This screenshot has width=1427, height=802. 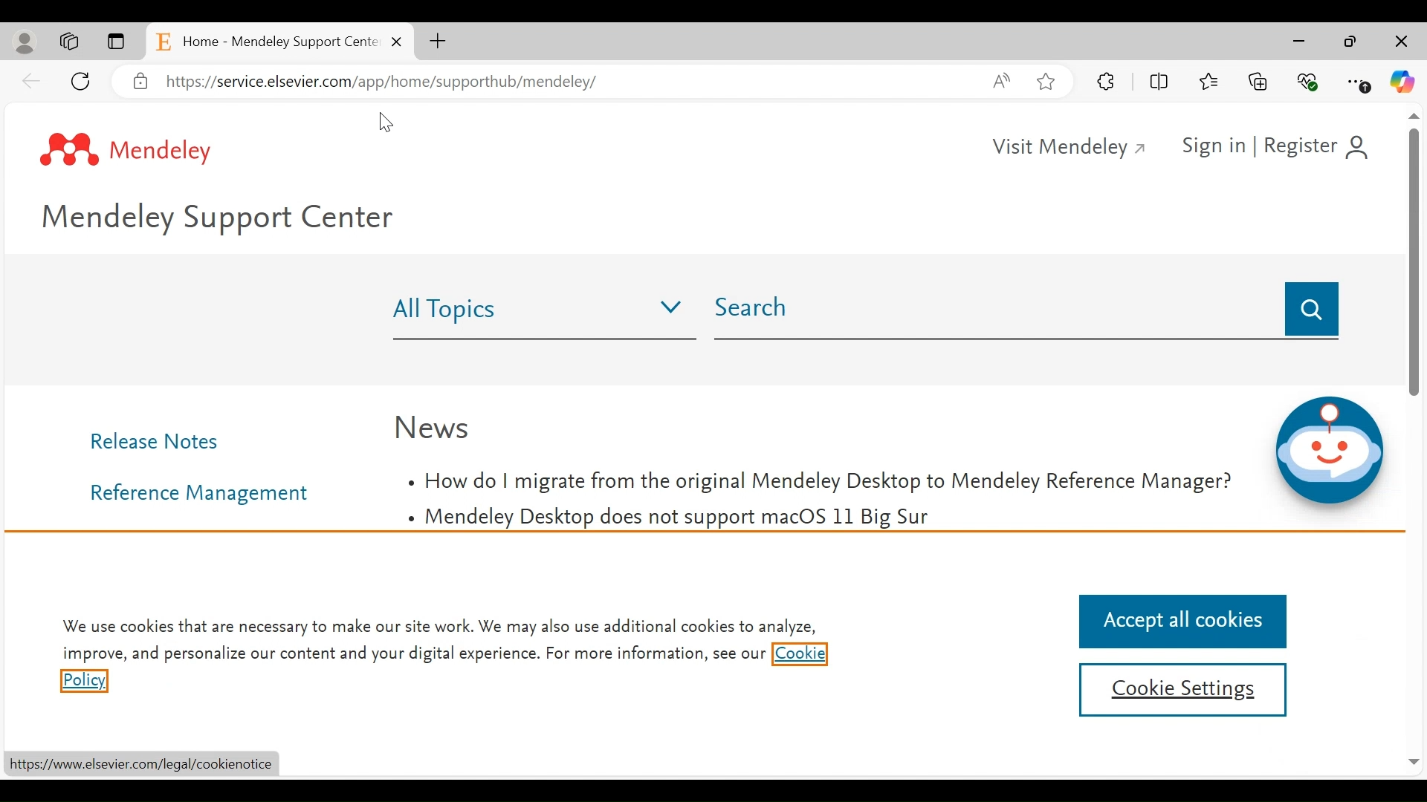 I want to click on Vertical Scroll bar, so click(x=1412, y=261).